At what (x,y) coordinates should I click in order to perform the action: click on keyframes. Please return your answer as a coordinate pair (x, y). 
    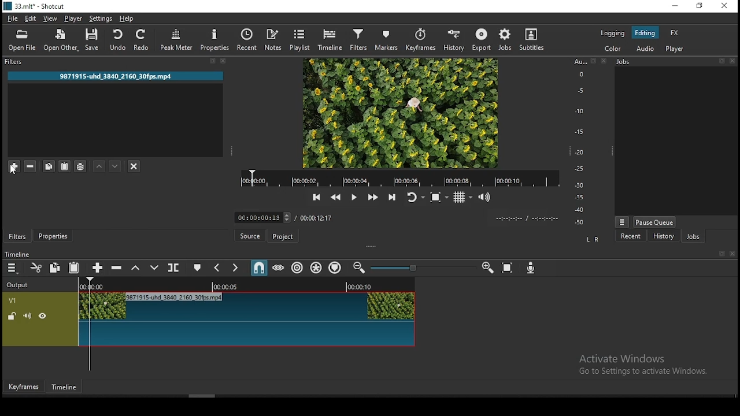
    Looking at the image, I should click on (420, 39).